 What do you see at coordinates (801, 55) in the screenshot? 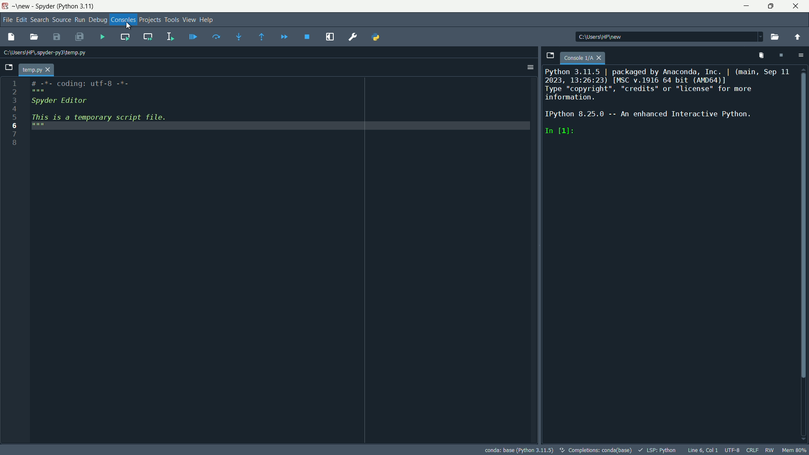
I see `options` at bounding box center [801, 55].